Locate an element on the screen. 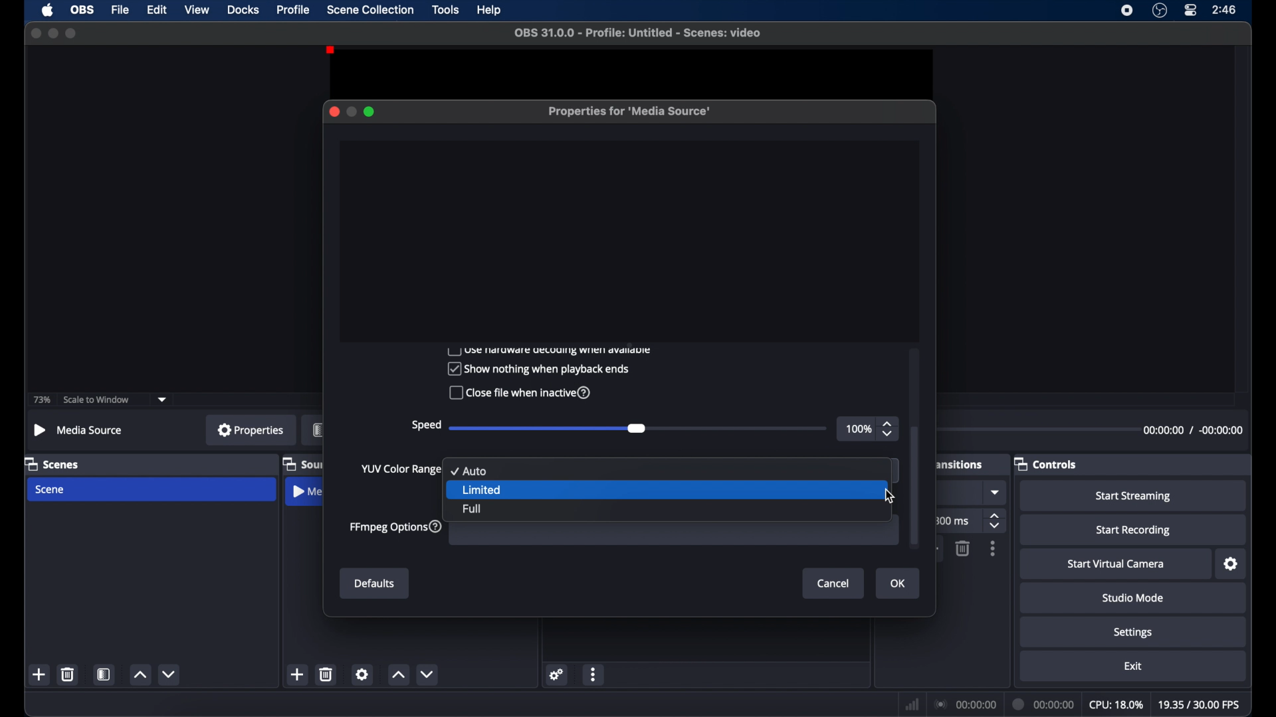 This screenshot has height=717, width=1276. studio mode is located at coordinates (1133, 597).